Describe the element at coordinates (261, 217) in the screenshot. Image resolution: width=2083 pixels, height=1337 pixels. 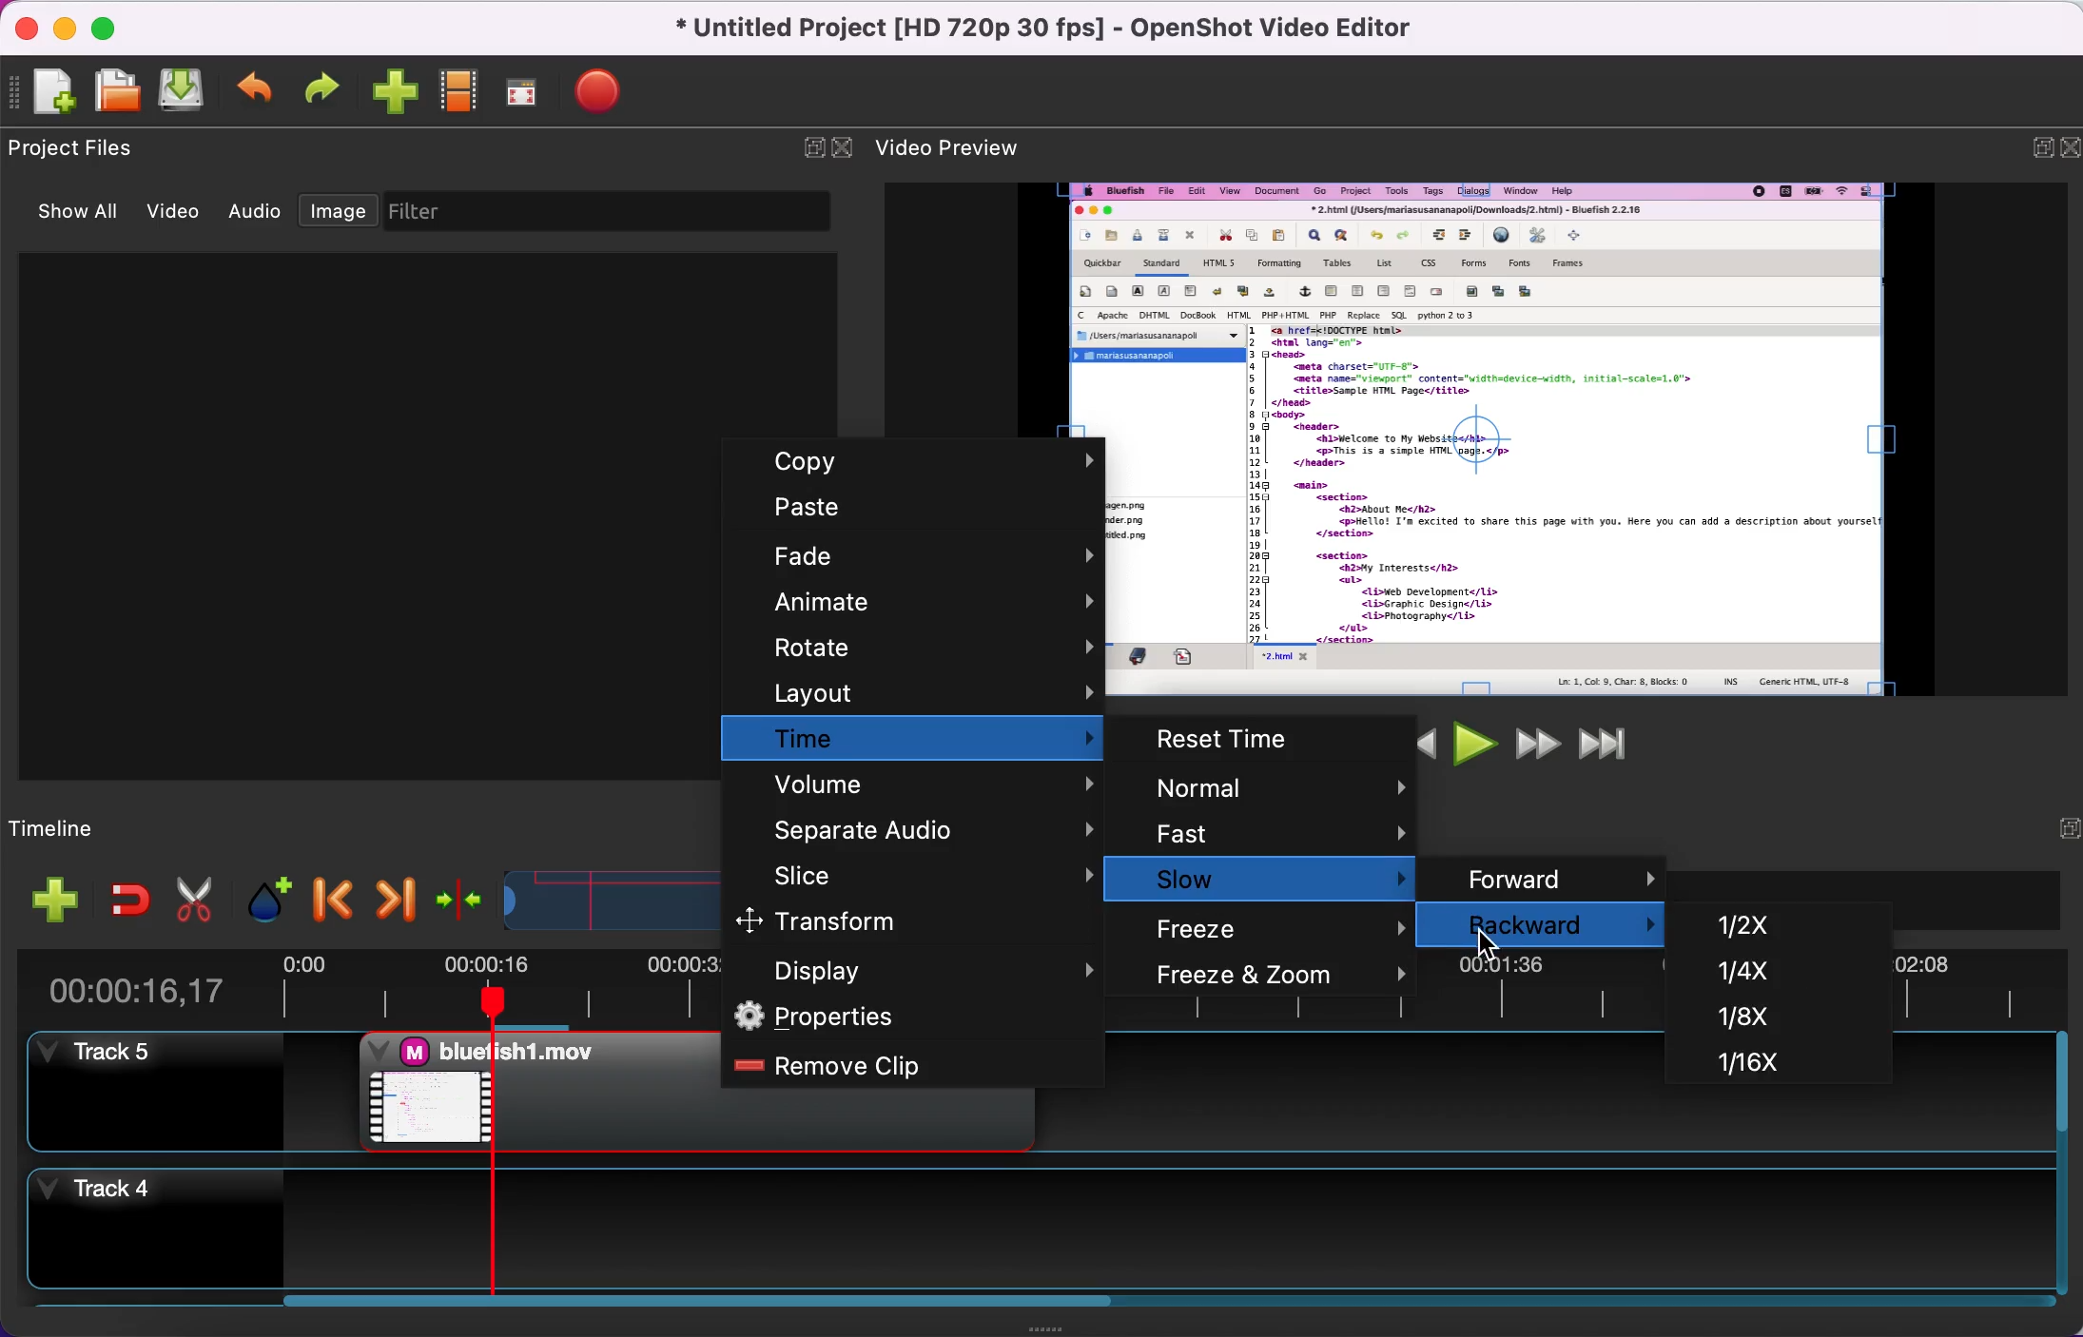
I see `audio` at that location.